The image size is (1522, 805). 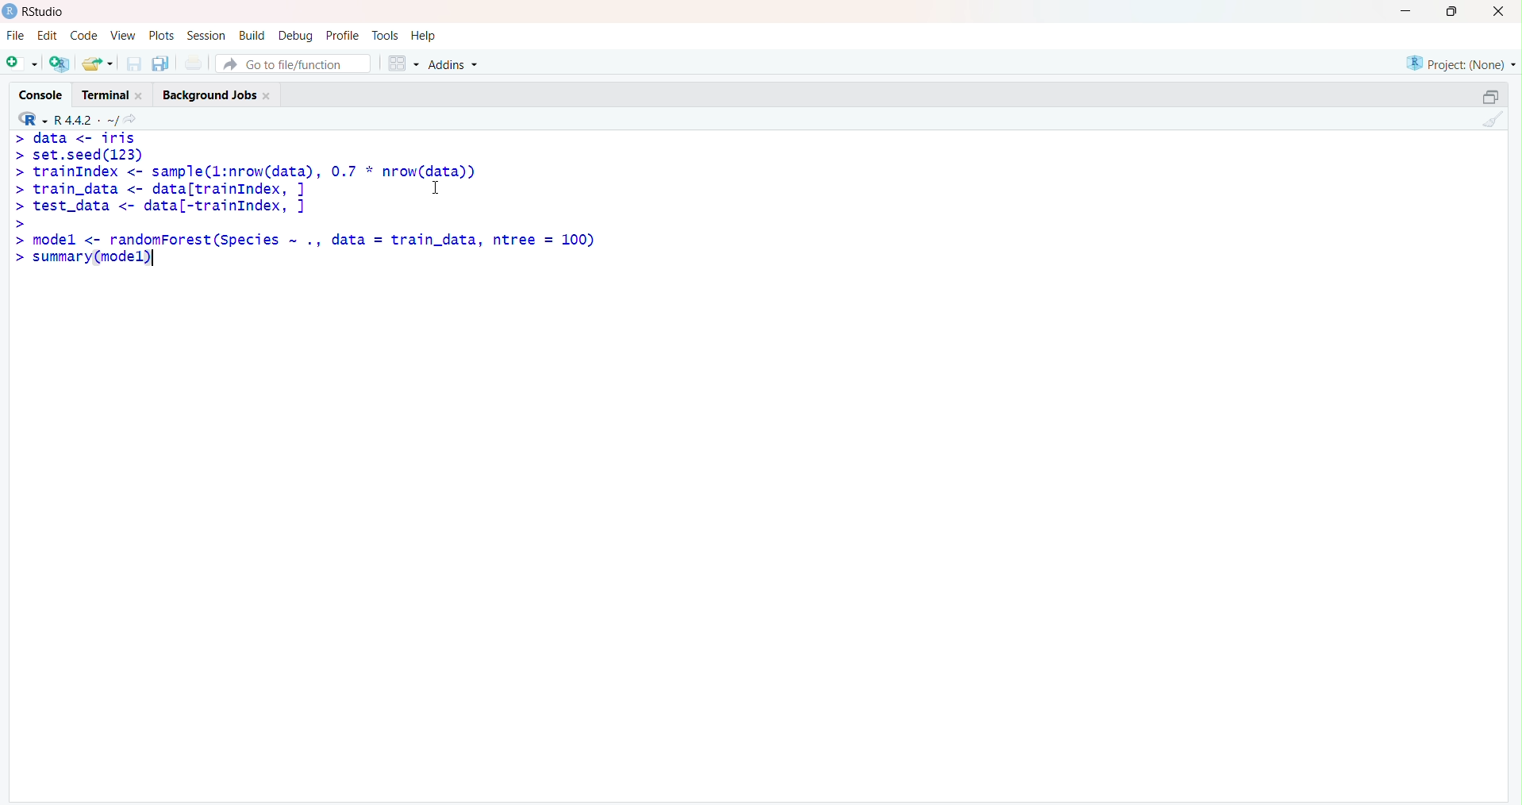 What do you see at coordinates (161, 35) in the screenshot?
I see `Plots` at bounding box center [161, 35].